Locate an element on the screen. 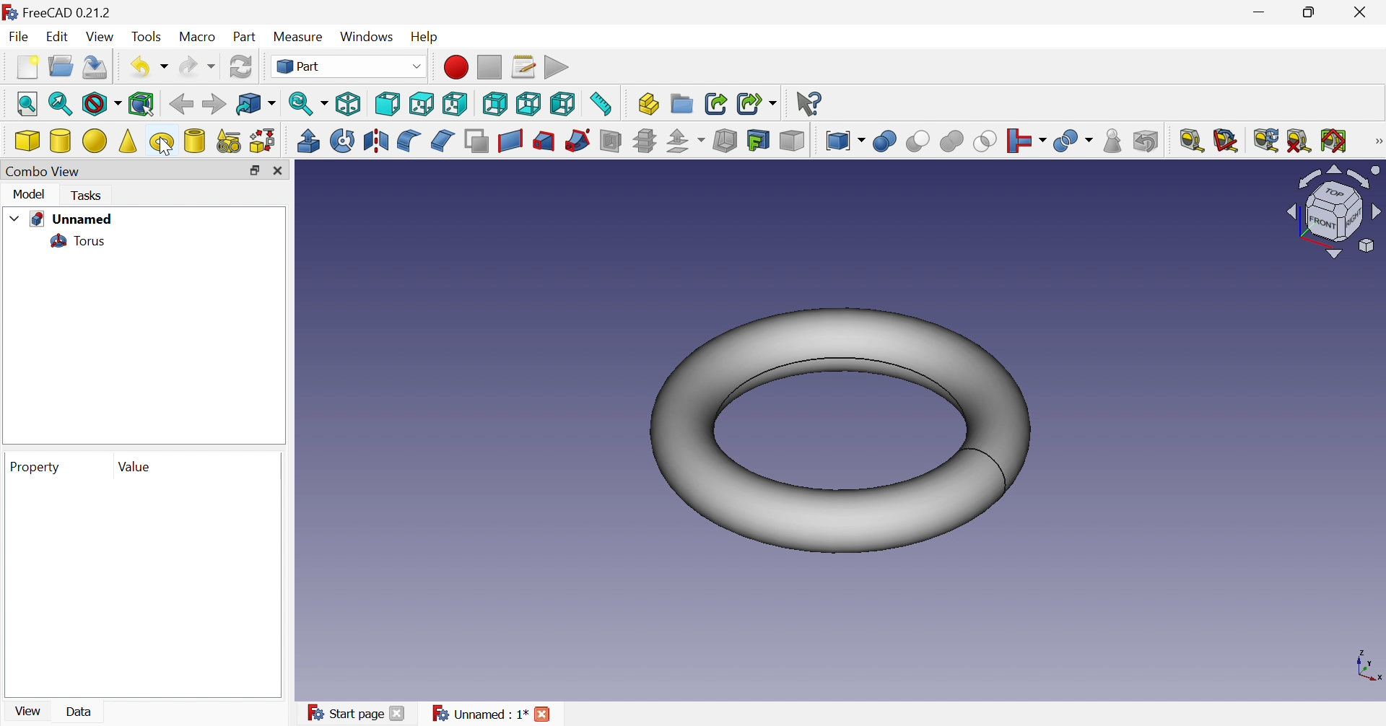  Restore down is located at coordinates (254, 171).